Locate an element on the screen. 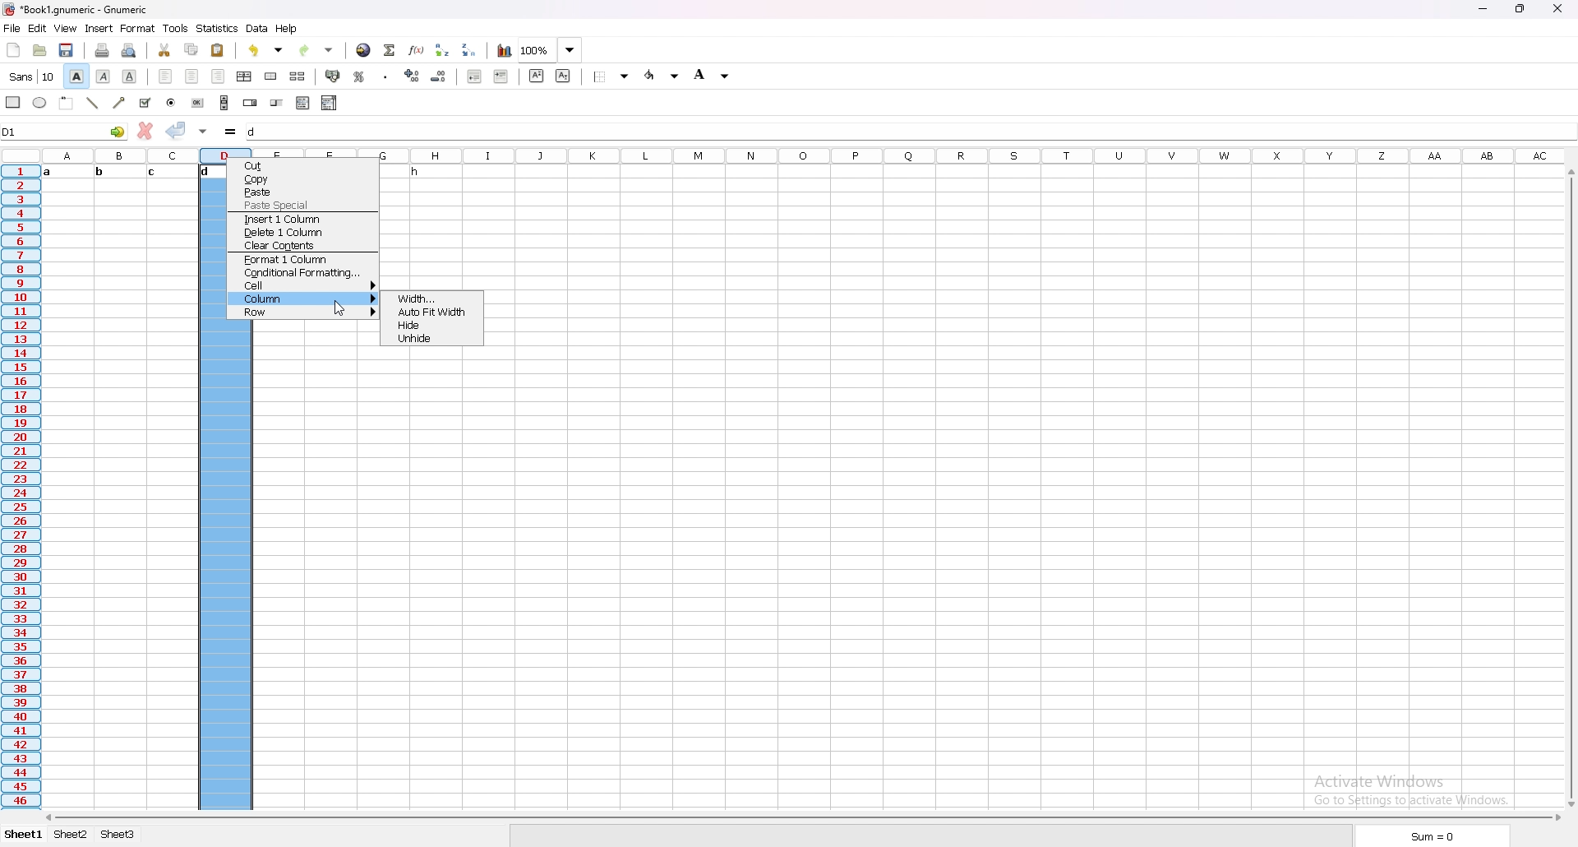 Image resolution: width=1578 pixels, height=847 pixels. paste is located at coordinates (218, 50).